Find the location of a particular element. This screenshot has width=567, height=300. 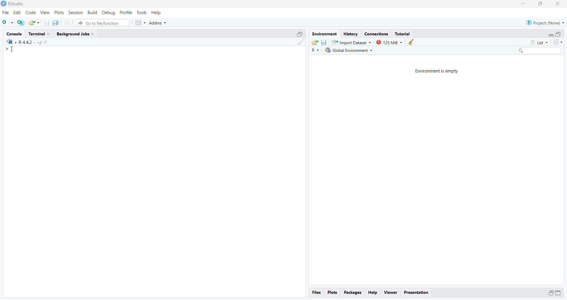

Session is located at coordinates (76, 12).